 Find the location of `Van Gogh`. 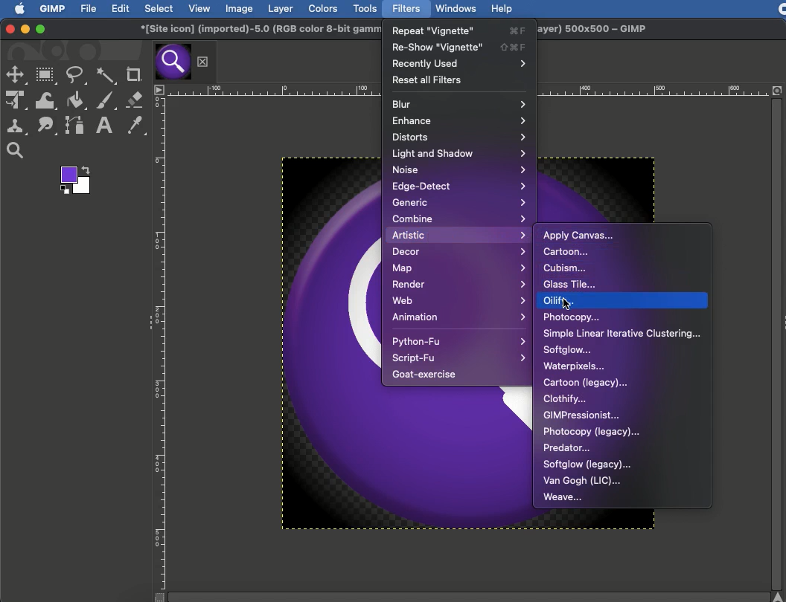

Van Gogh is located at coordinates (582, 482).